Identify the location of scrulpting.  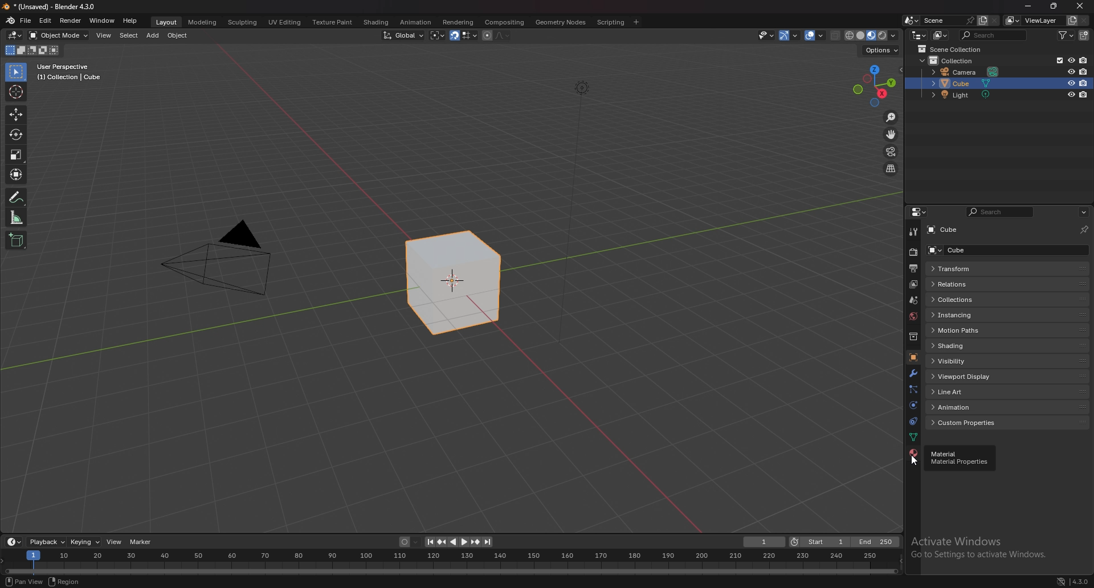
(244, 22).